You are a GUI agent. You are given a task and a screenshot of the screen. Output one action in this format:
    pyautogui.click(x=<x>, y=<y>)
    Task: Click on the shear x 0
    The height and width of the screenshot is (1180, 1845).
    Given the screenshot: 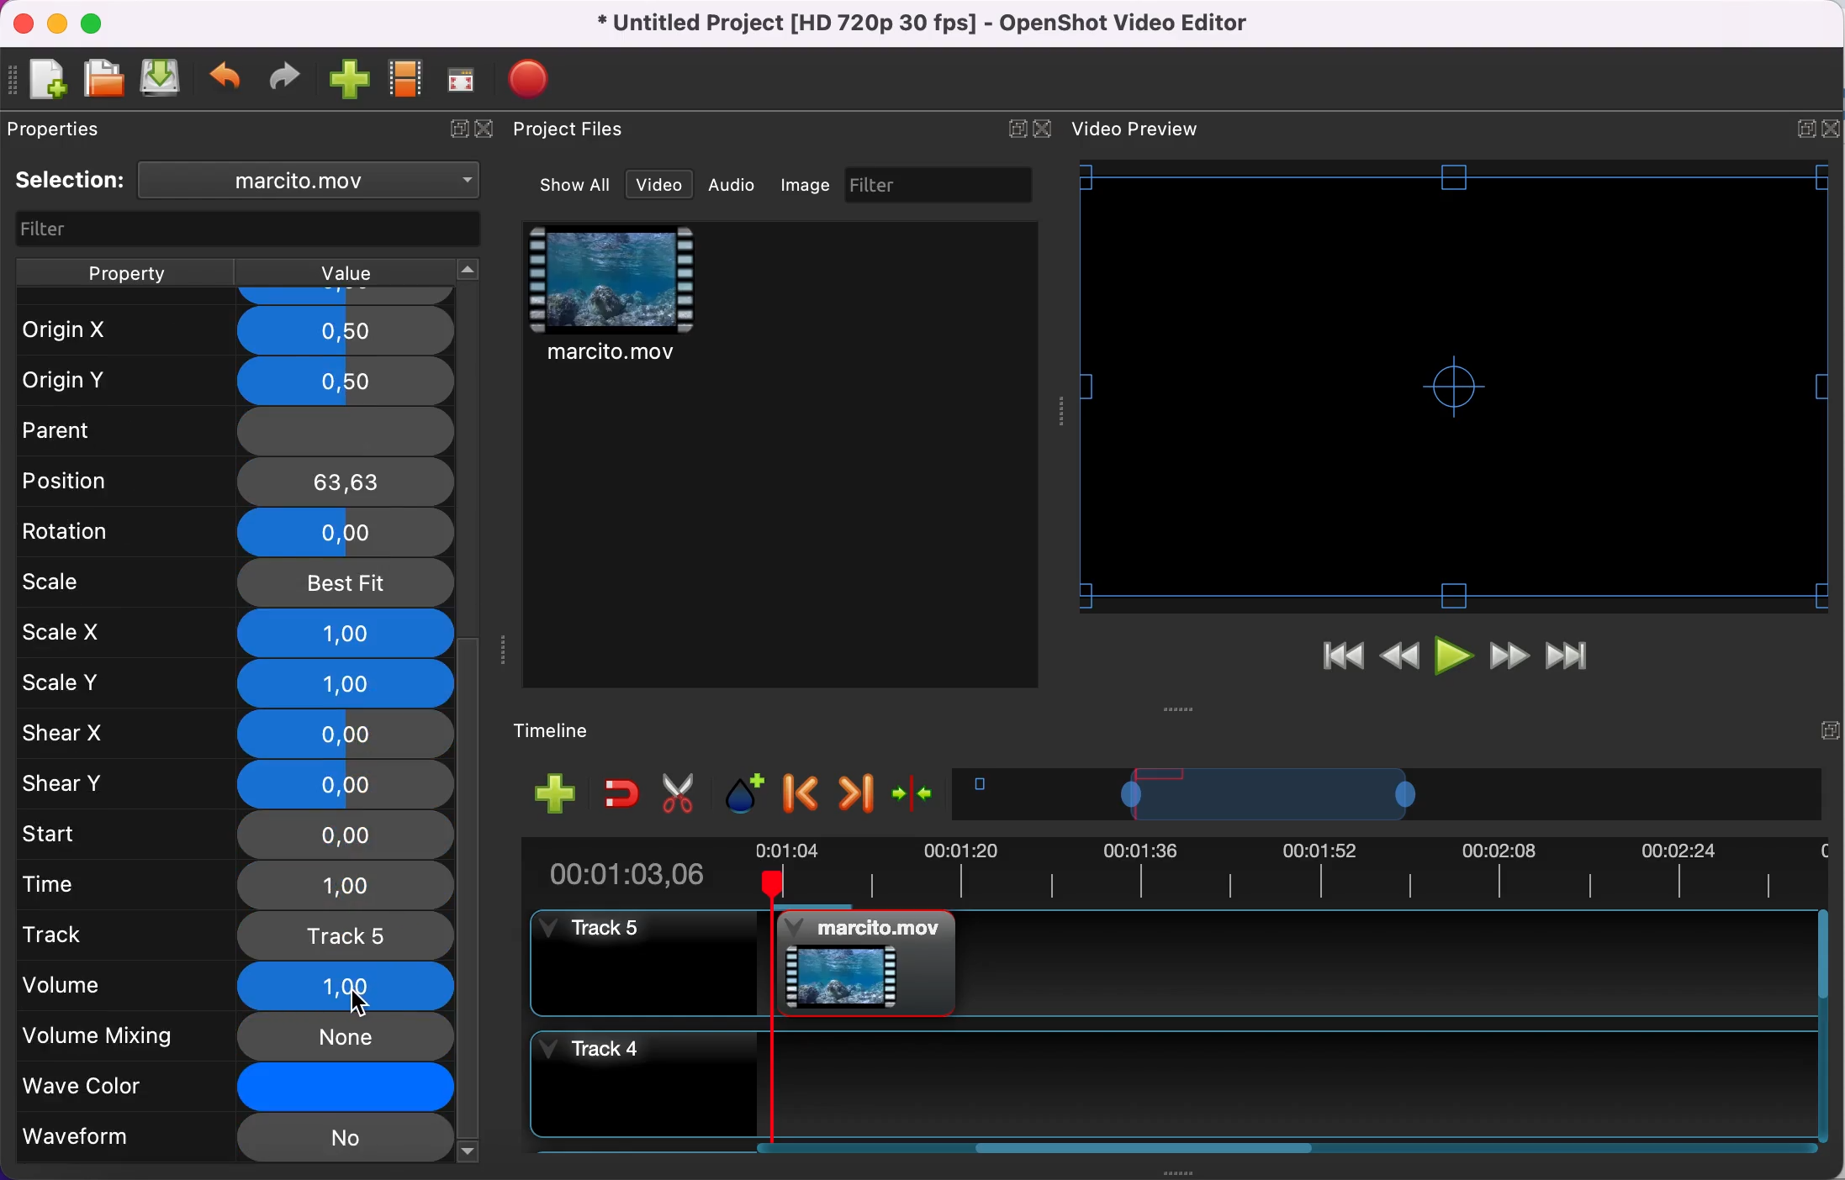 What is the action you would take?
    pyautogui.click(x=235, y=735)
    